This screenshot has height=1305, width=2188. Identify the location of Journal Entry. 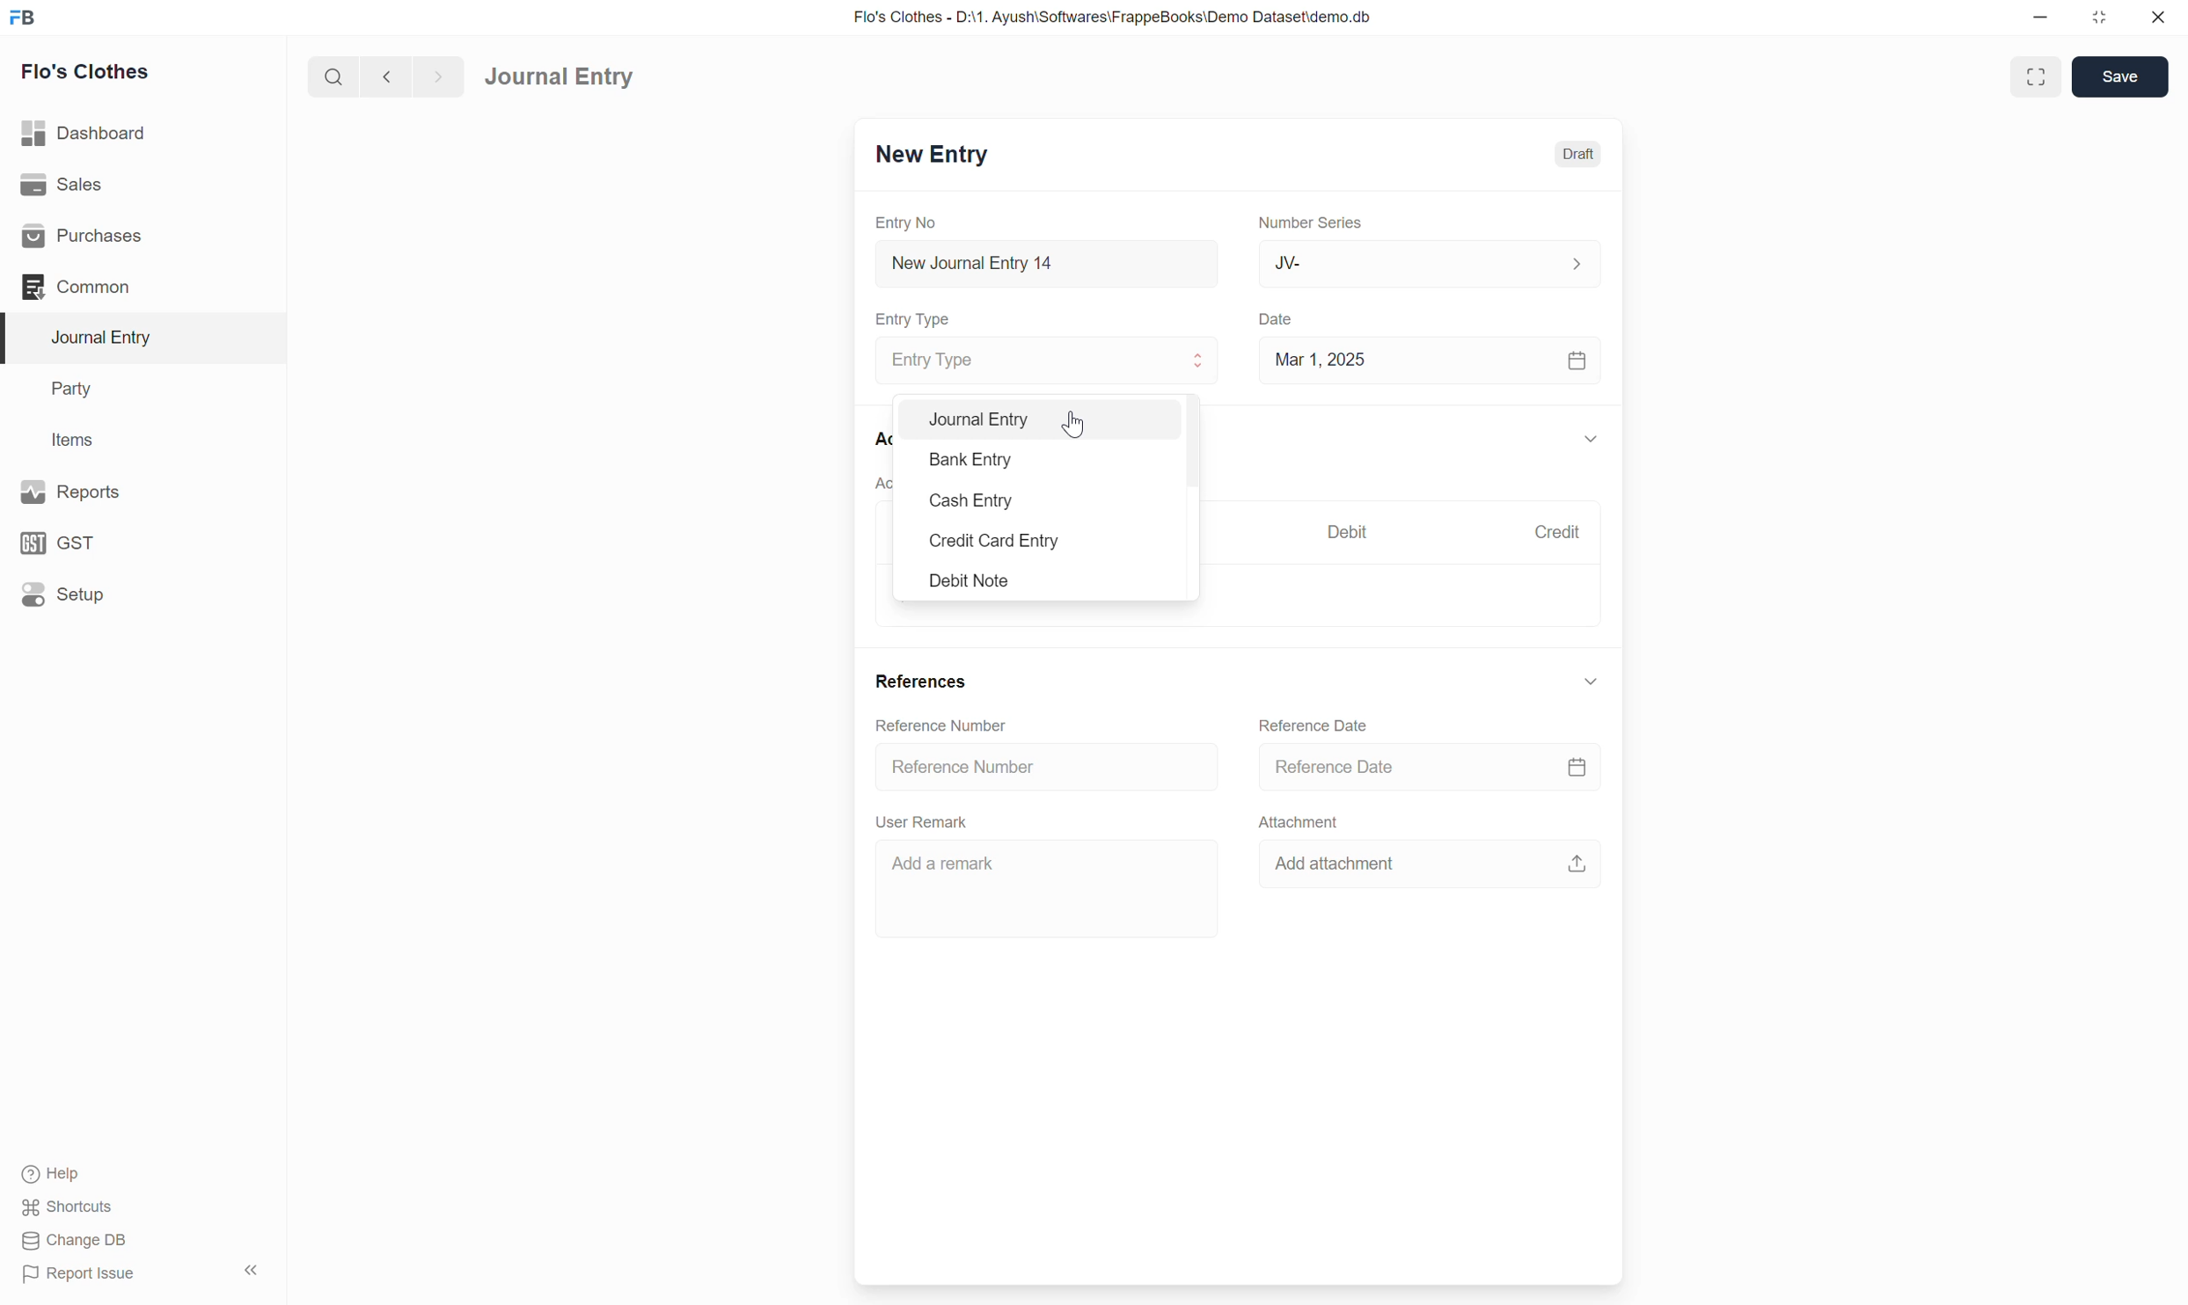
(559, 77).